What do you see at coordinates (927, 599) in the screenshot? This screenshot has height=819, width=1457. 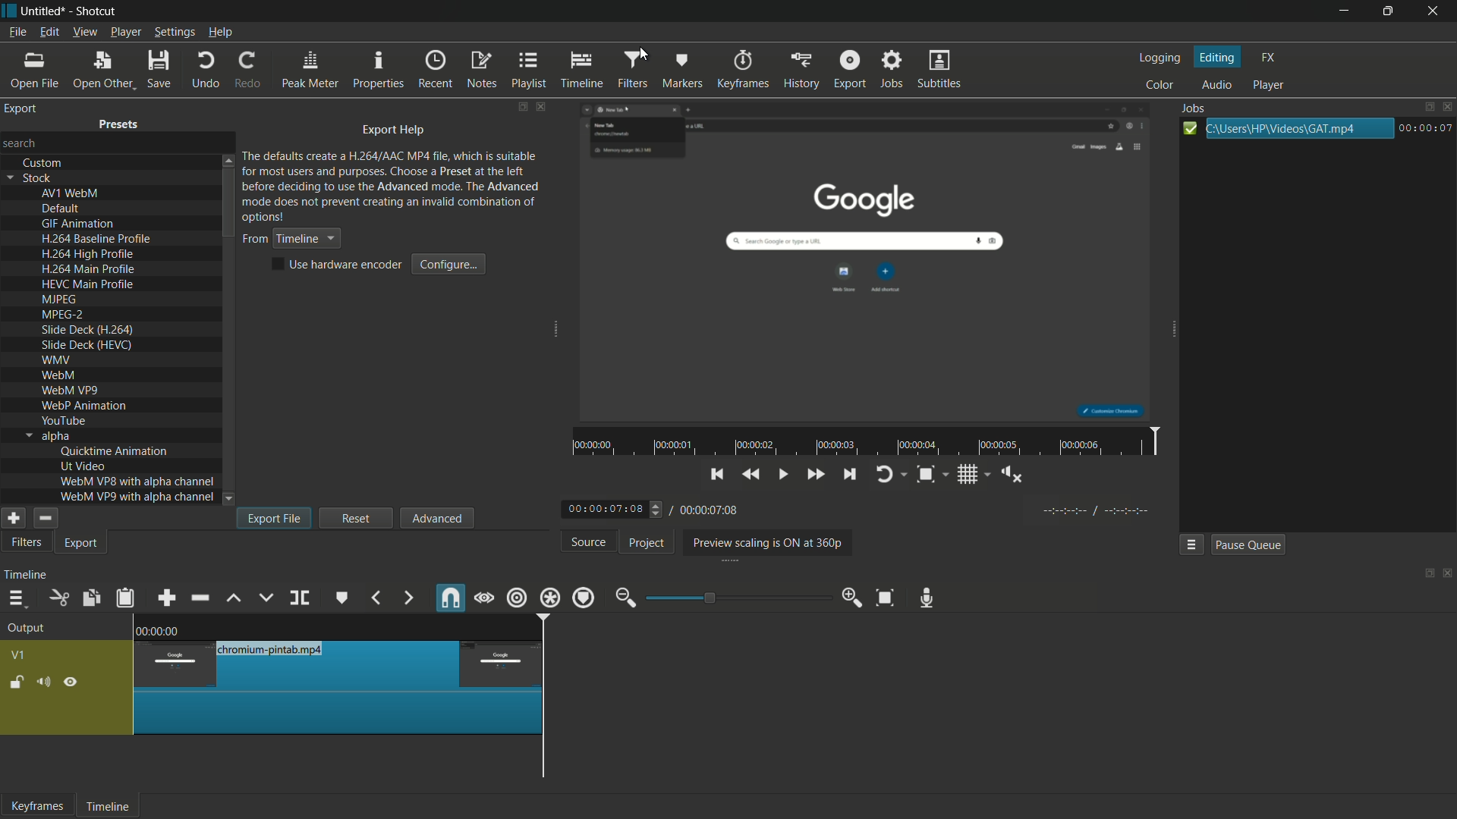 I see `record audio` at bounding box center [927, 599].